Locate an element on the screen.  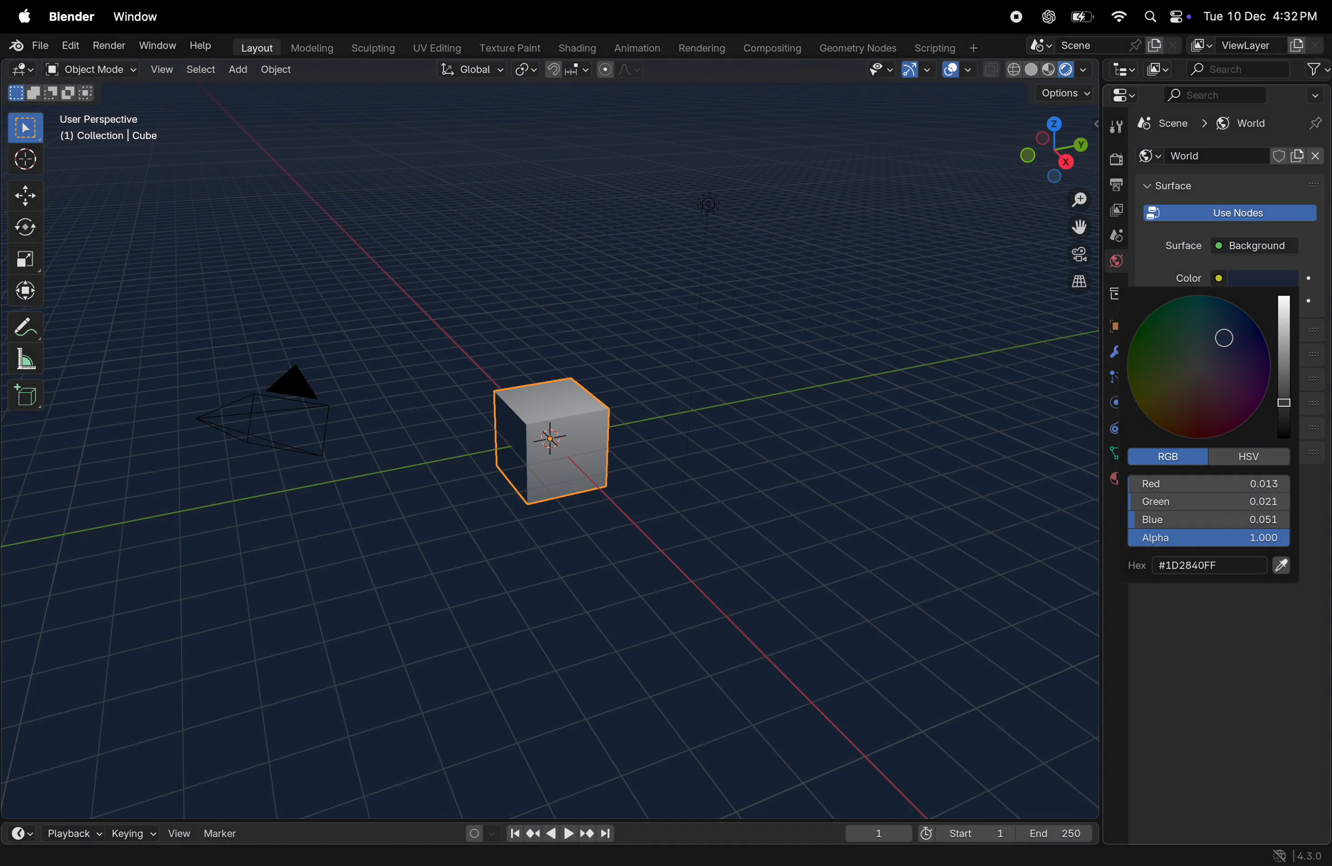
Global is located at coordinates (472, 70).